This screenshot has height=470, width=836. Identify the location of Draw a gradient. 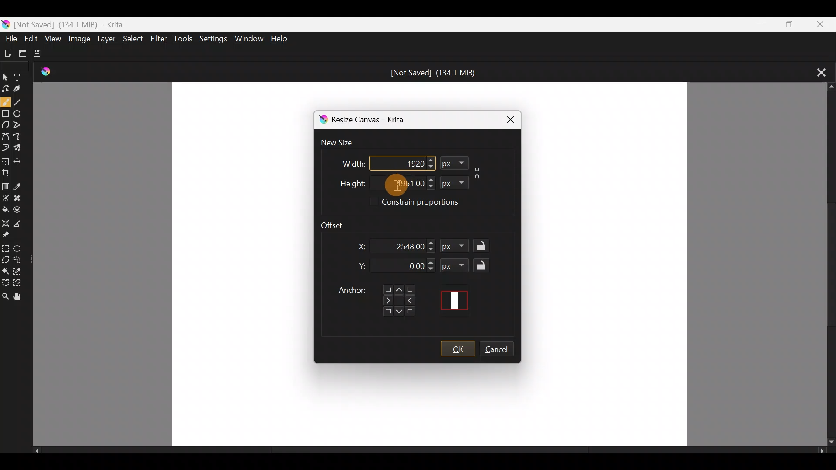
(6, 185).